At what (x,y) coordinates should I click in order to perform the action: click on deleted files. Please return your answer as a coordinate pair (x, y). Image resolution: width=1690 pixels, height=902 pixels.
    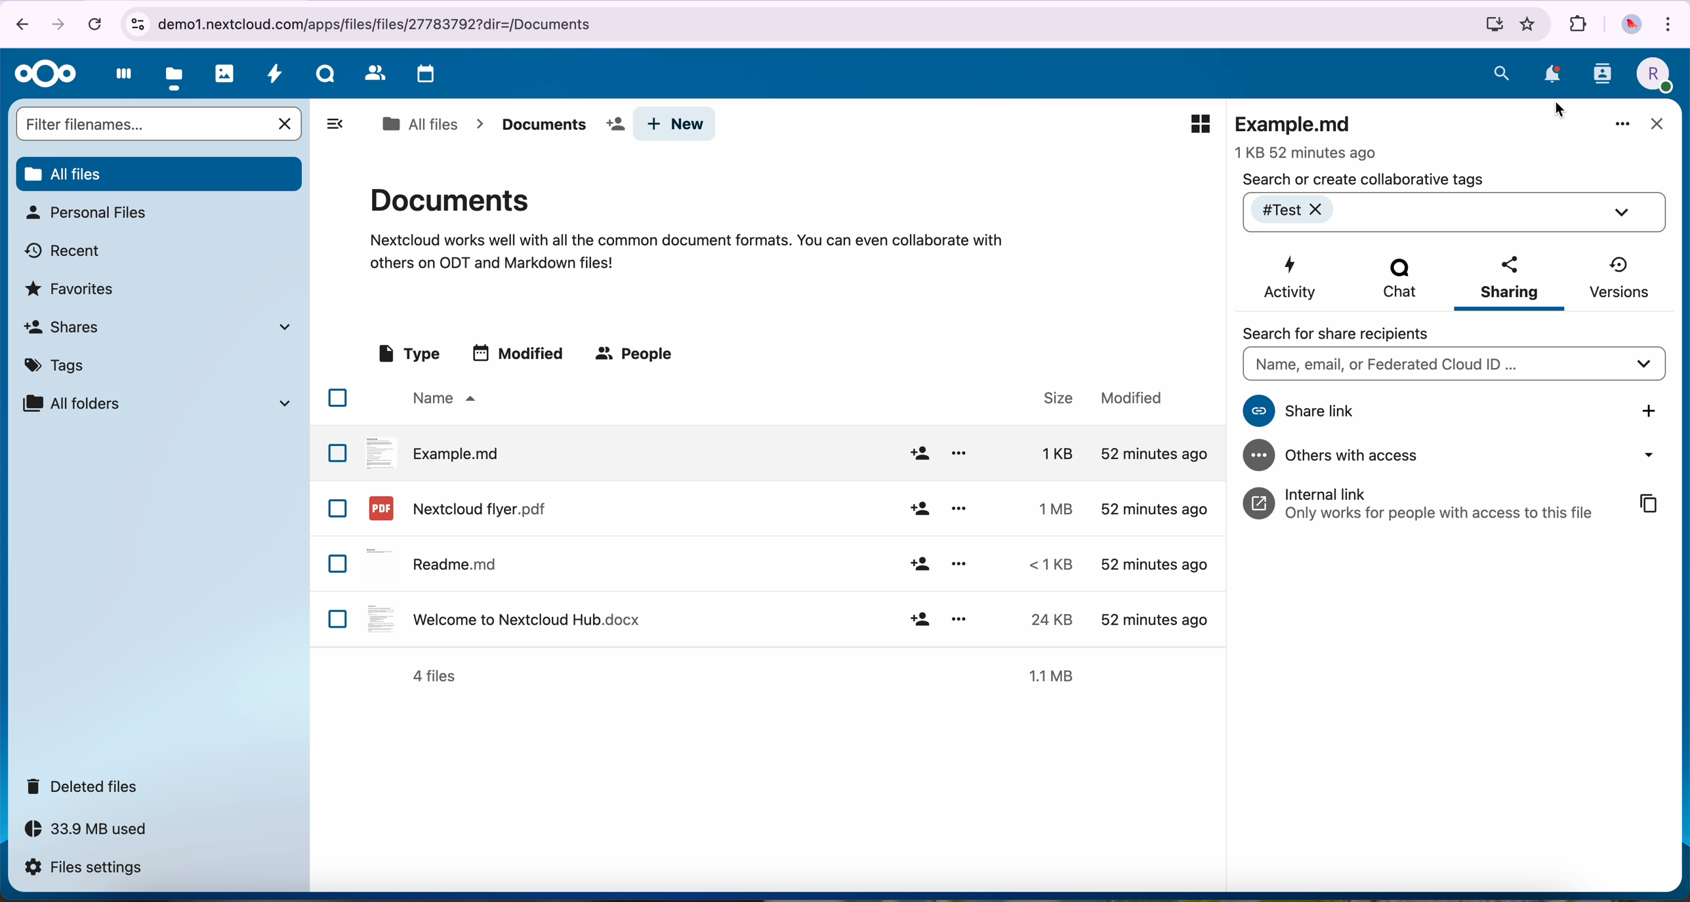
    Looking at the image, I should click on (87, 787).